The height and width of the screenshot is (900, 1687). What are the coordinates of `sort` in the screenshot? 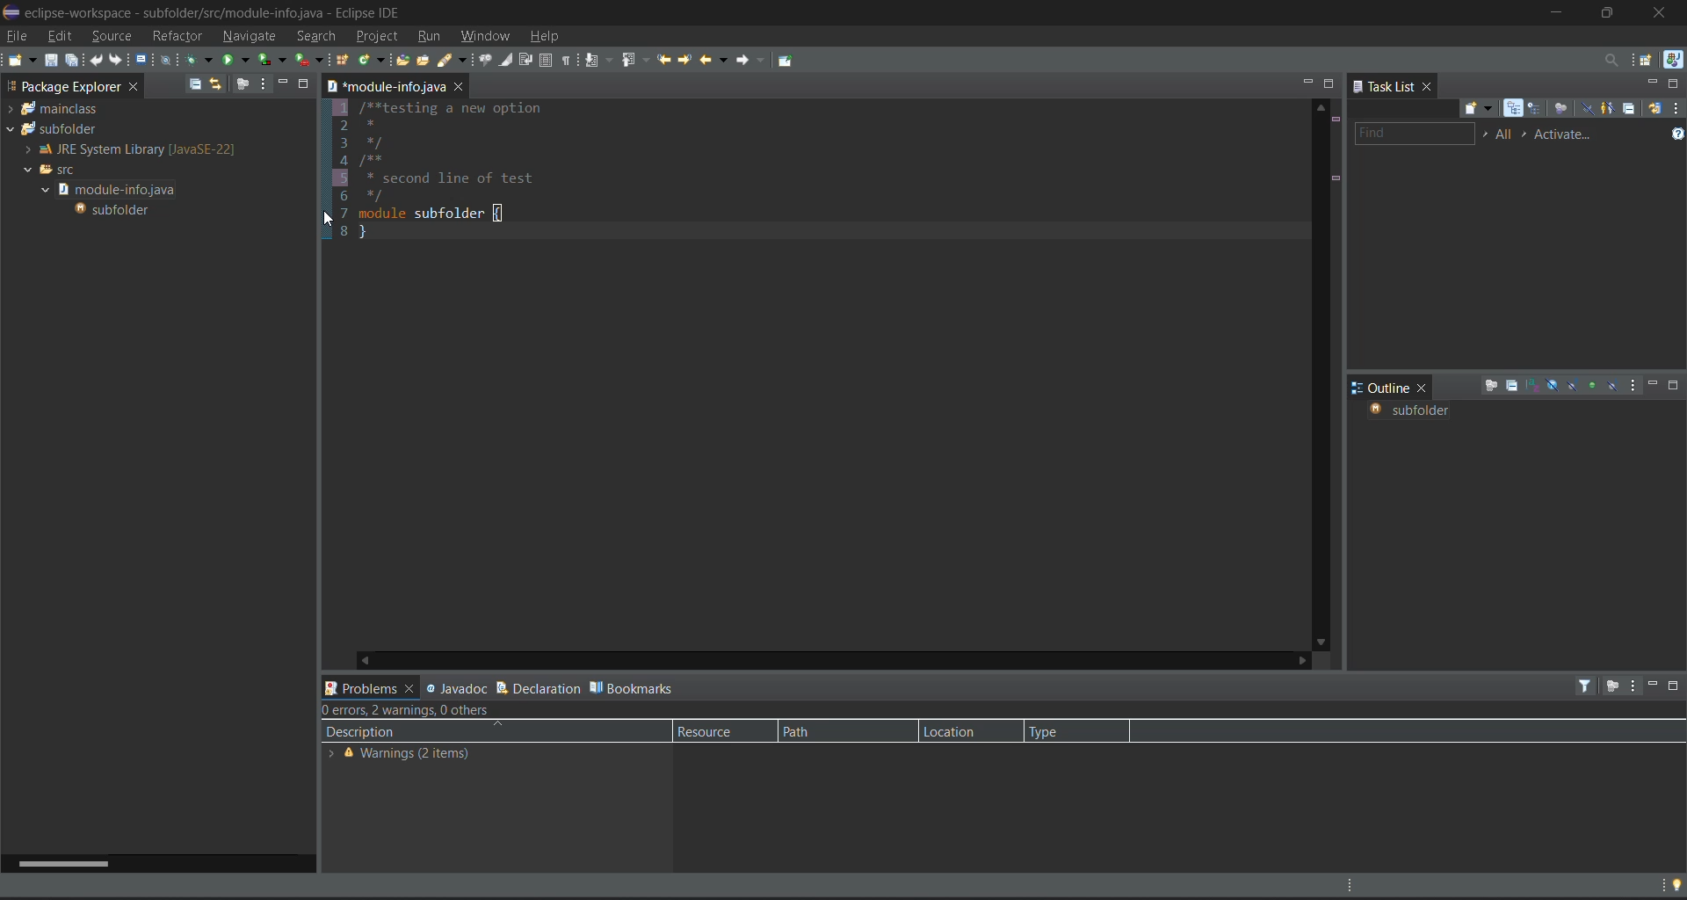 It's located at (1533, 385).